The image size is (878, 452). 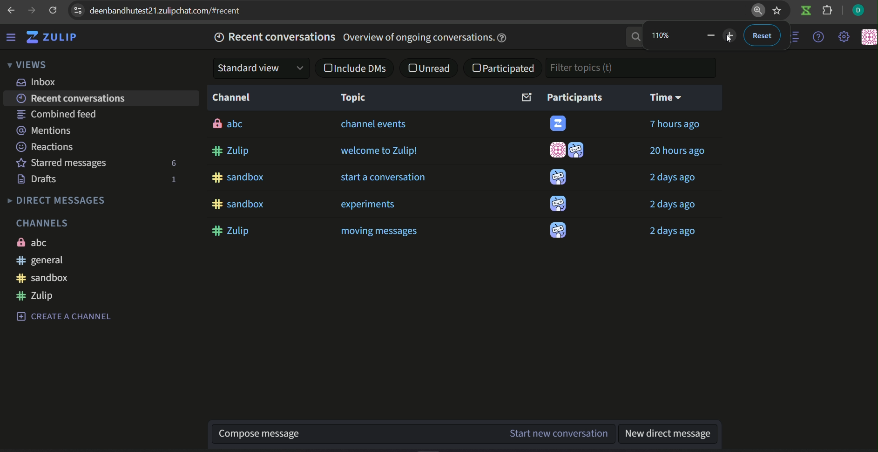 What do you see at coordinates (58, 115) in the screenshot?
I see `combined feed` at bounding box center [58, 115].